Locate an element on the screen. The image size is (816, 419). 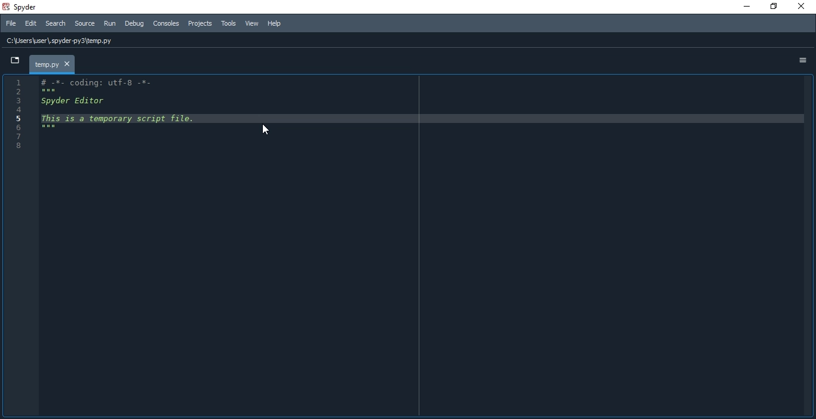
options is located at coordinates (802, 60).